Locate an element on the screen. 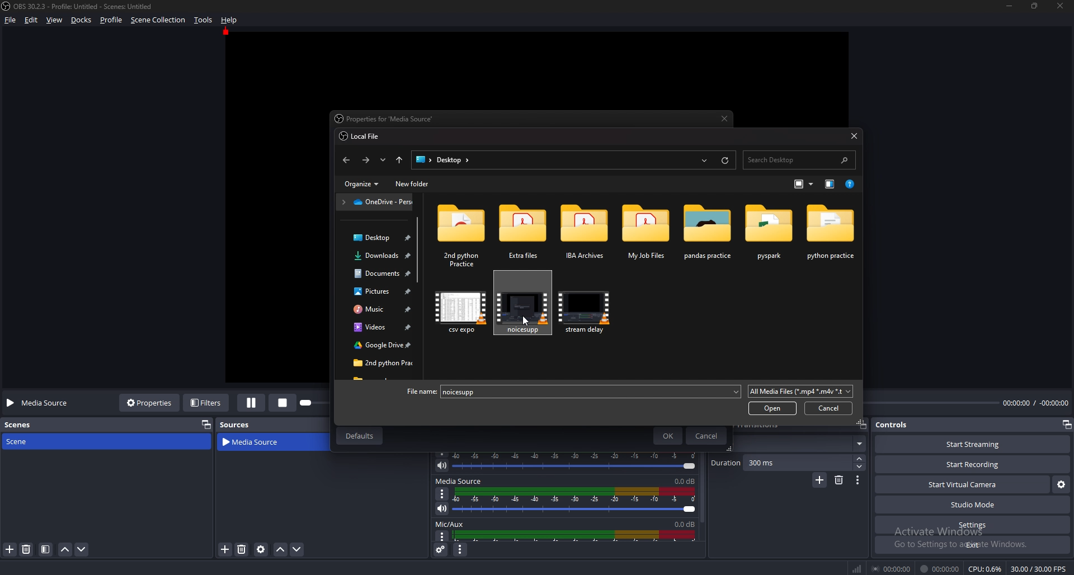  Filters  is located at coordinates (208, 402).